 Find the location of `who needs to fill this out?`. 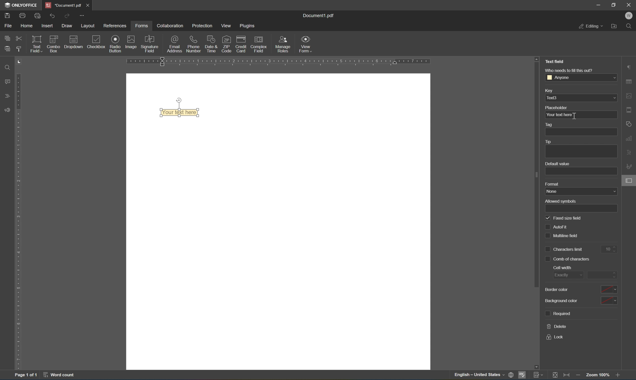

who needs to fill this out? is located at coordinates (572, 69).